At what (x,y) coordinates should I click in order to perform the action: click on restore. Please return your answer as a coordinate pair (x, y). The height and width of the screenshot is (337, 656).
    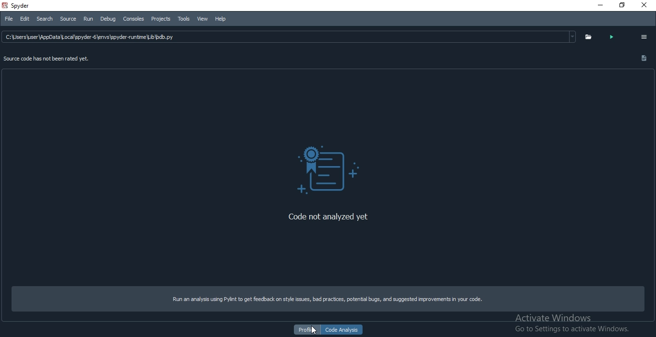
    Looking at the image, I should click on (621, 6).